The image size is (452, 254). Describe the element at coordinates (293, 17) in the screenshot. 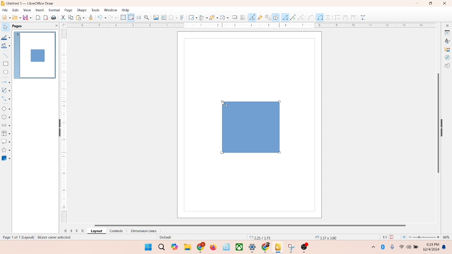

I see `Freeform line tool` at that location.